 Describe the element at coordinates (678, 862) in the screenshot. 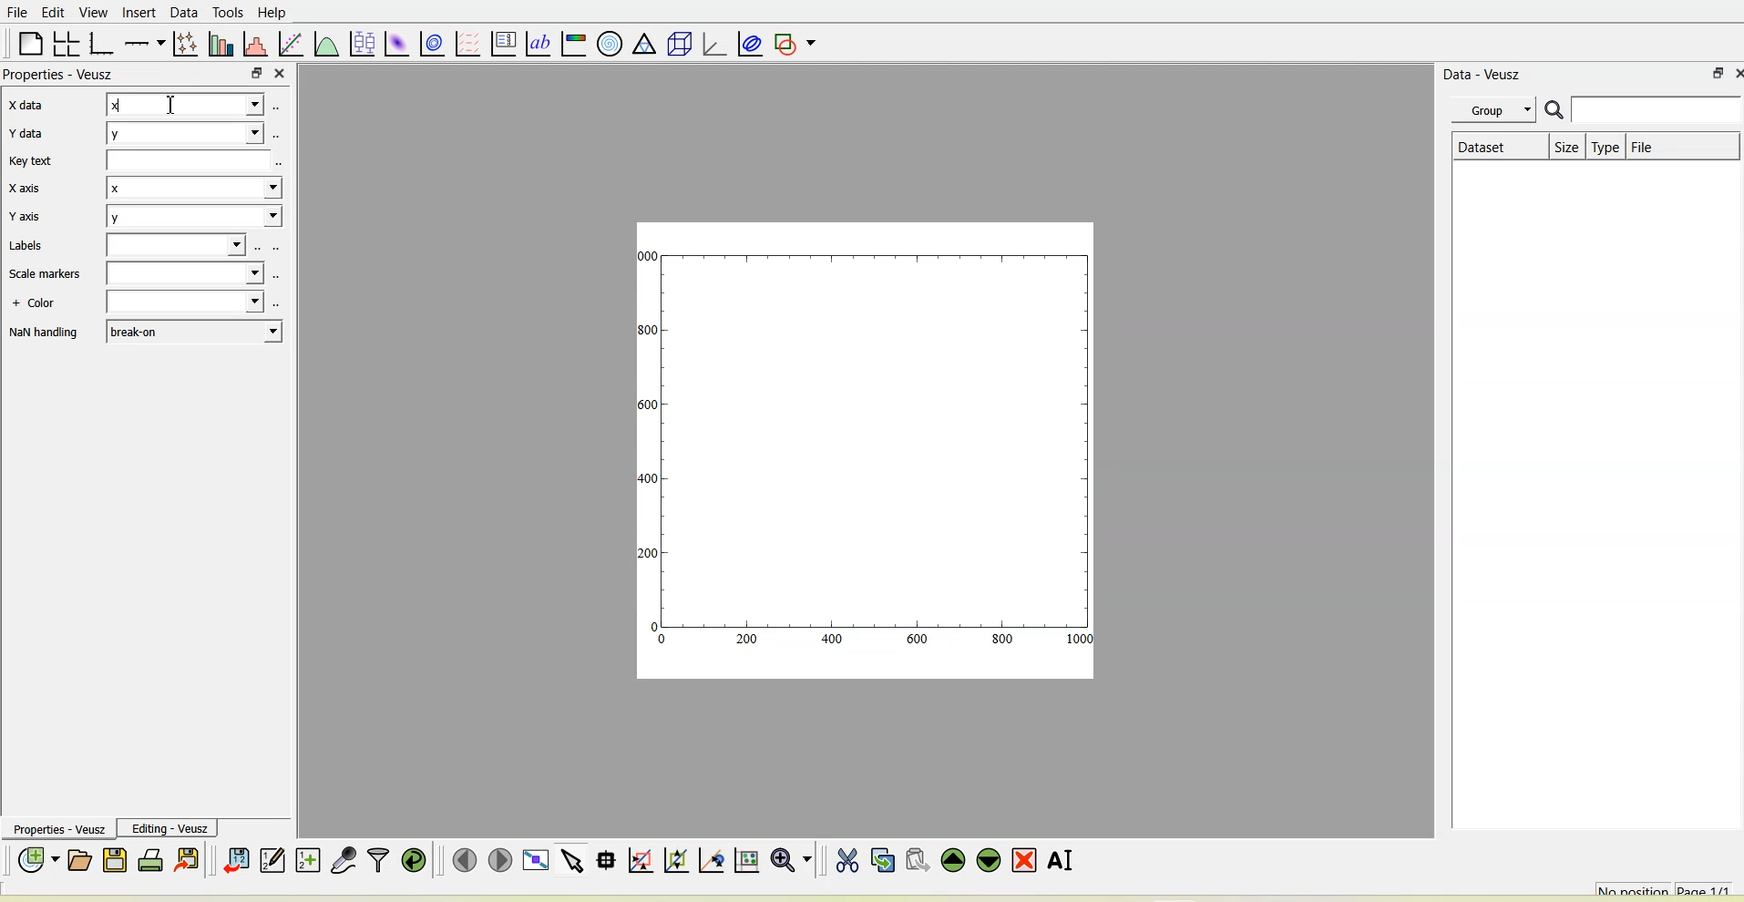

I see `Click to zoom out of graph axes` at that location.